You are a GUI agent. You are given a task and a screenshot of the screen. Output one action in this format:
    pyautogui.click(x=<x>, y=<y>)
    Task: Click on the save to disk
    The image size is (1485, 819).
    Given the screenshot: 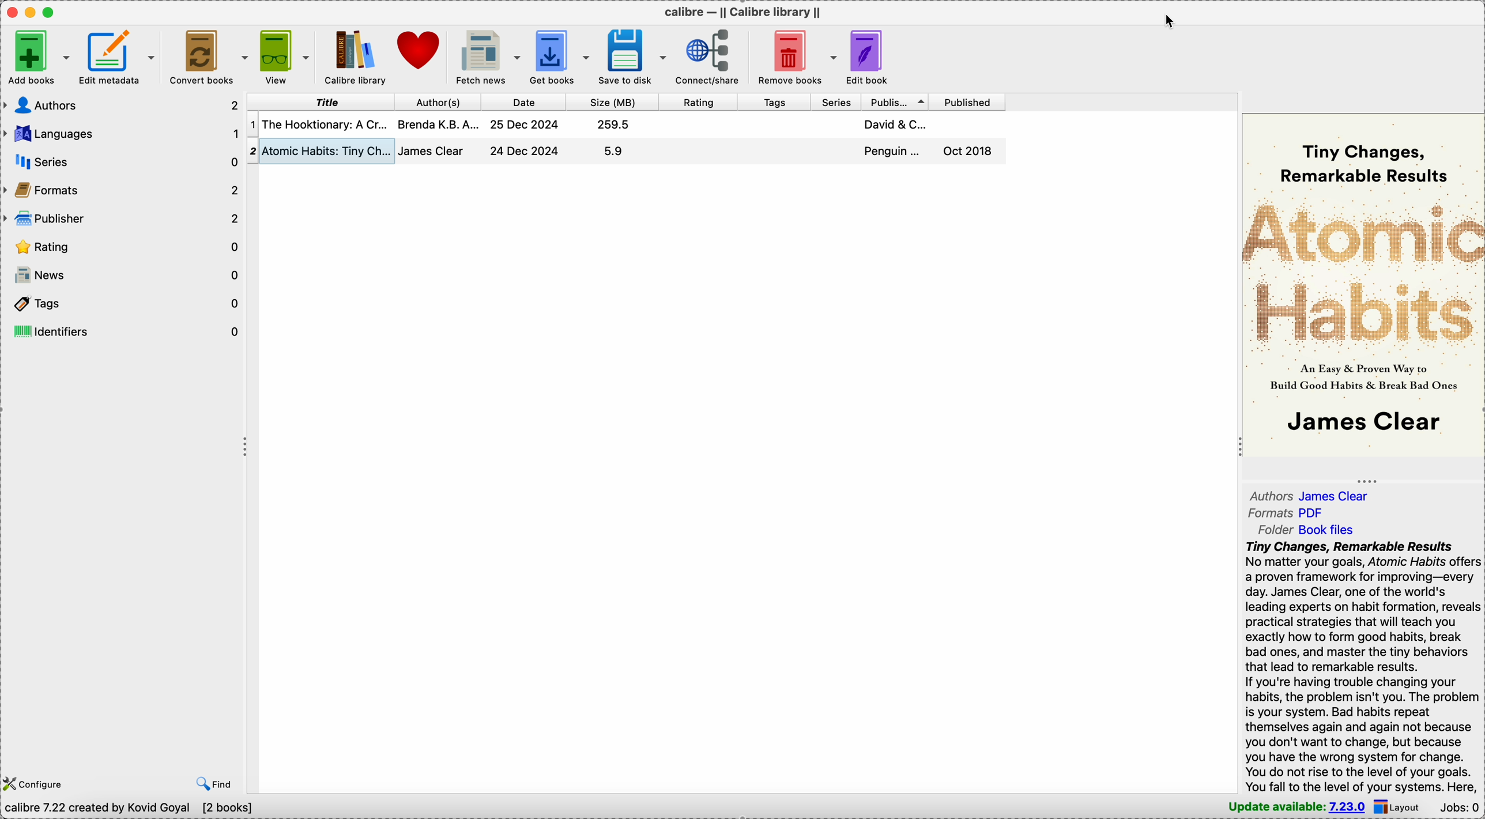 What is the action you would take?
    pyautogui.click(x=635, y=56)
    